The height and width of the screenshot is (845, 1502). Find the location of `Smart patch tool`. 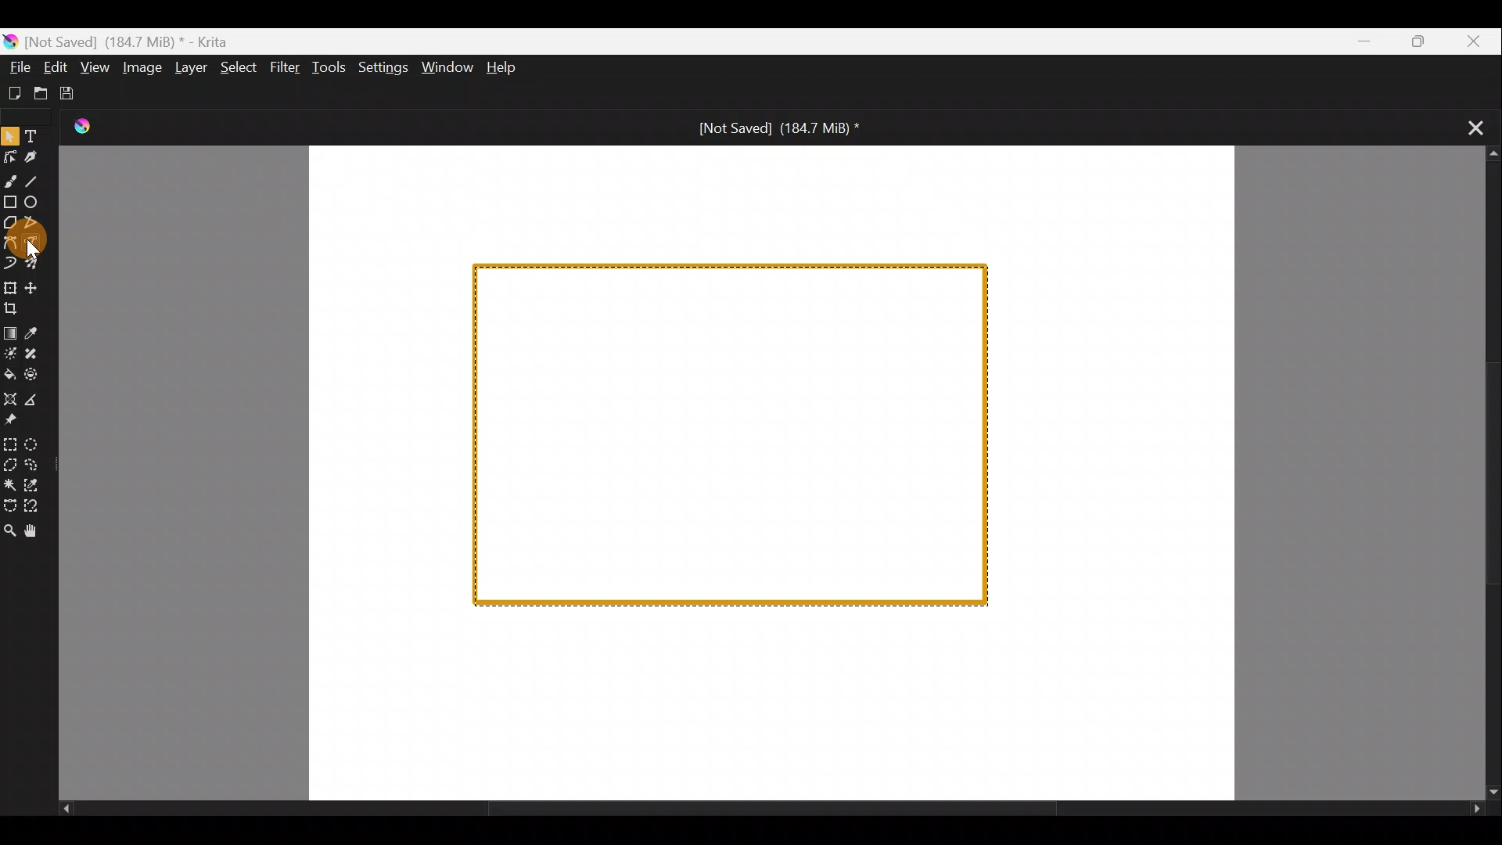

Smart patch tool is located at coordinates (34, 354).